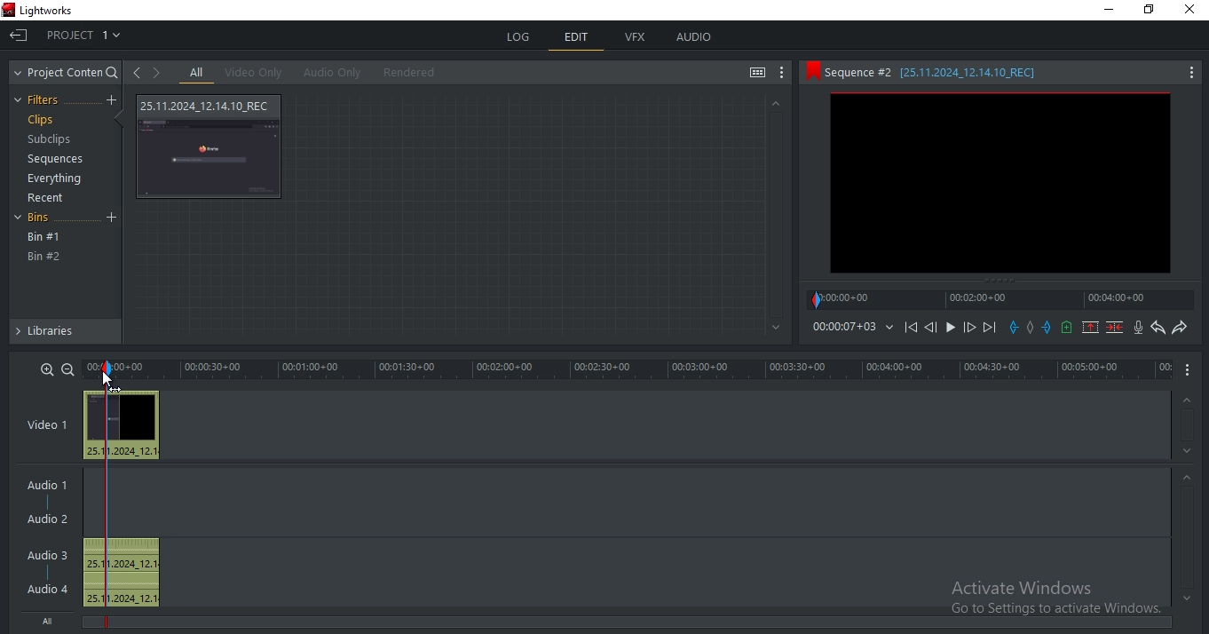 The width and height of the screenshot is (1209, 634). What do you see at coordinates (67, 369) in the screenshot?
I see `zoom out` at bounding box center [67, 369].